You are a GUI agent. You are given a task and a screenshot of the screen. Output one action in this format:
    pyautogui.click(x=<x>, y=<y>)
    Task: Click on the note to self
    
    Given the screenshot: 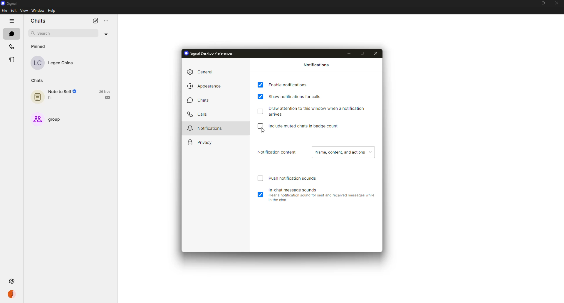 What is the action you would take?
    pyautogui.click(x=64, y=91)
    